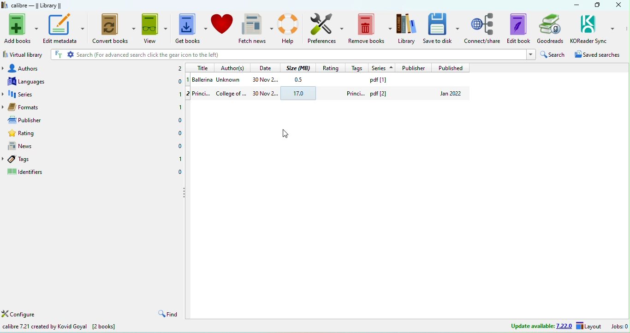 This screenshot has width=630, height=333. I want to click on 1, so click(179, 107).